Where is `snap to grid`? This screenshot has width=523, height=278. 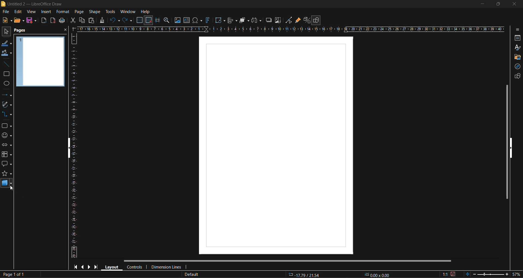
snap to grid is located at coordinates (149, 20).